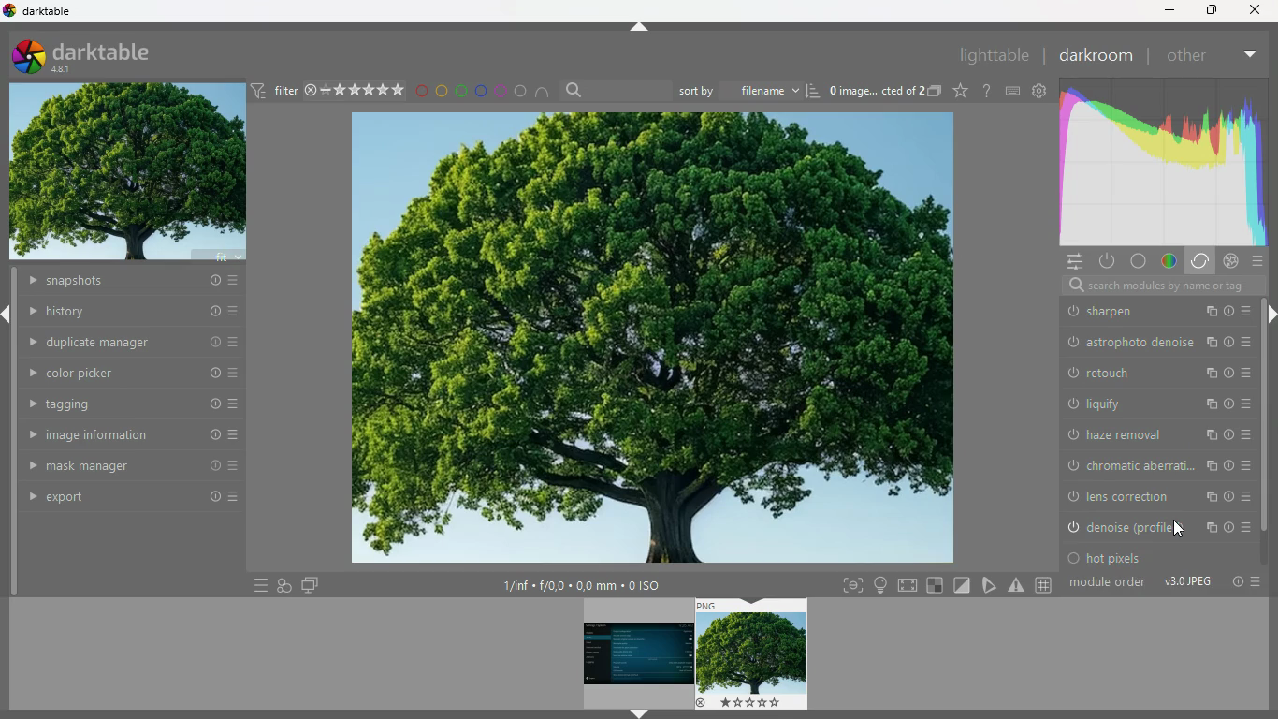 This screenshot has width=1278, height=719. What do you see at coordinates (1259, 10) in the screenshot?
I see `close` at bounding box center [1259, 10].